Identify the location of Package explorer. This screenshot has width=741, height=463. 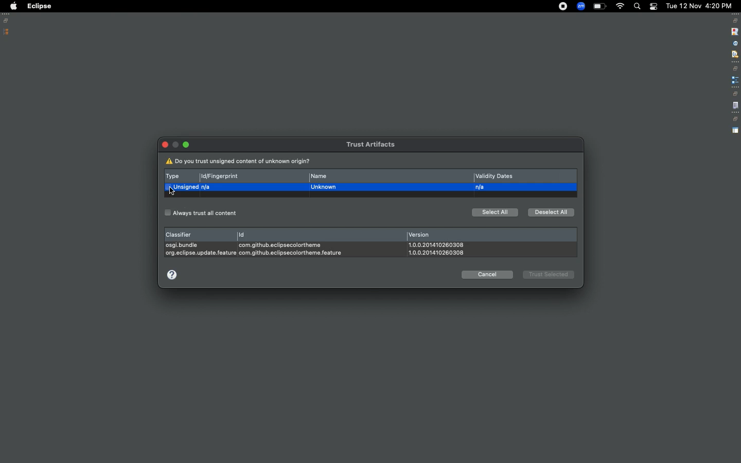
(7, 32).